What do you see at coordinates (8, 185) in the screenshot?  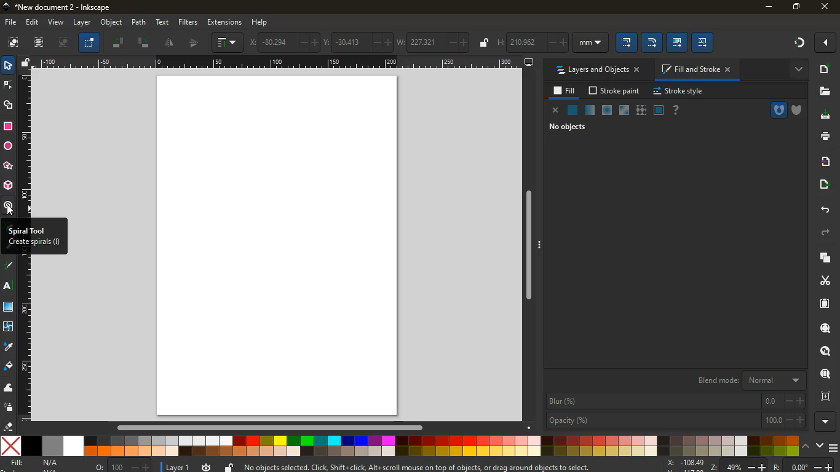 I see `3d tool box` at bounding box center [8, 185].